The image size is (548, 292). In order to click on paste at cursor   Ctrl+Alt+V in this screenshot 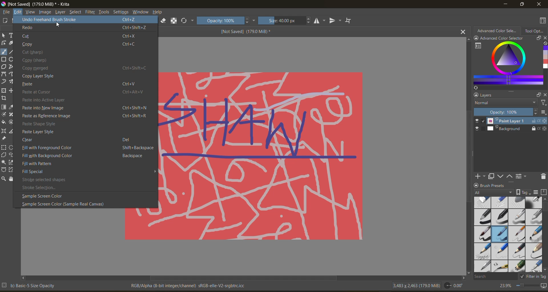, I will do `click(85, 92)`.